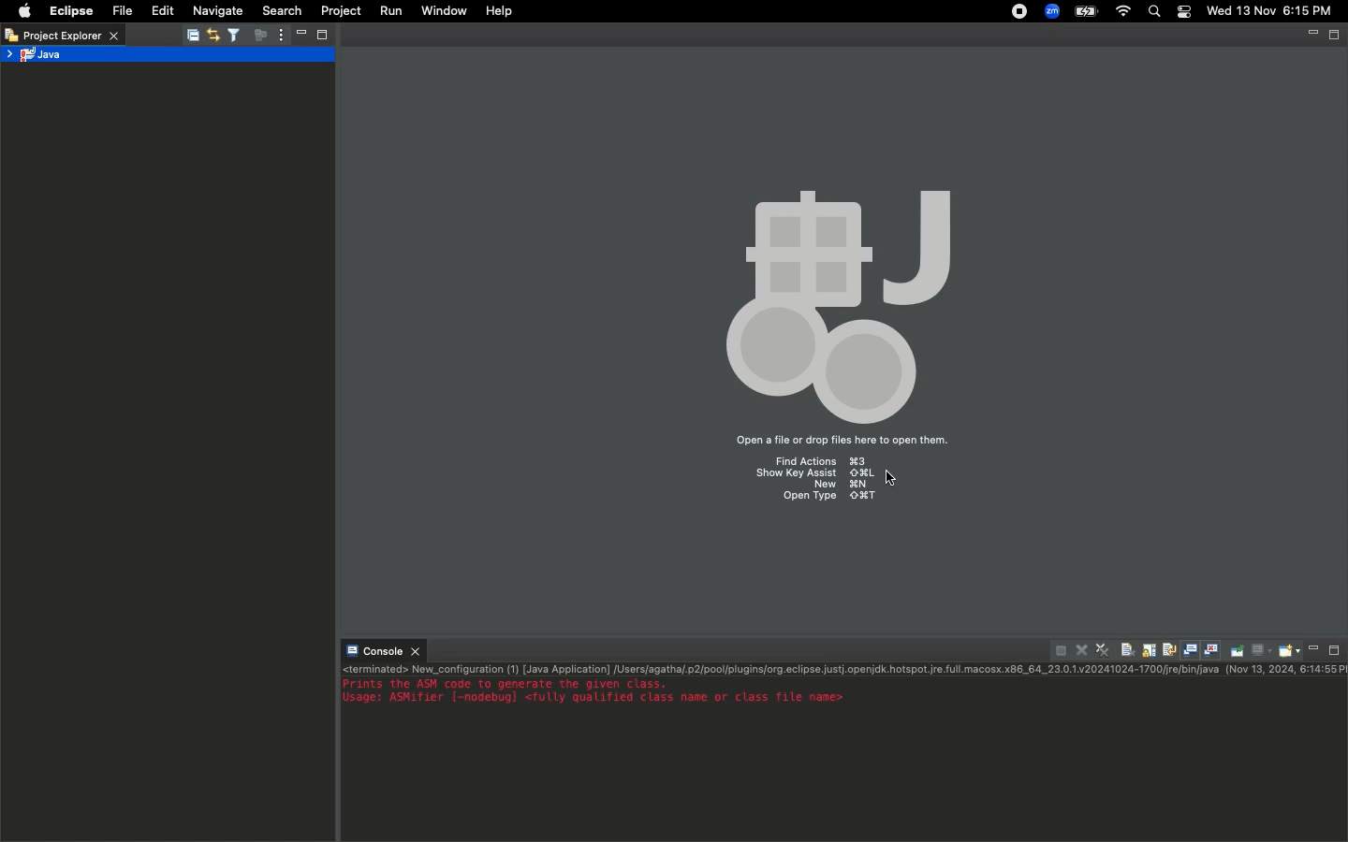  What do you see at coordinates (69, 11) in the screenshot?
I see `Eclipse` at bounding box center [69, 11].